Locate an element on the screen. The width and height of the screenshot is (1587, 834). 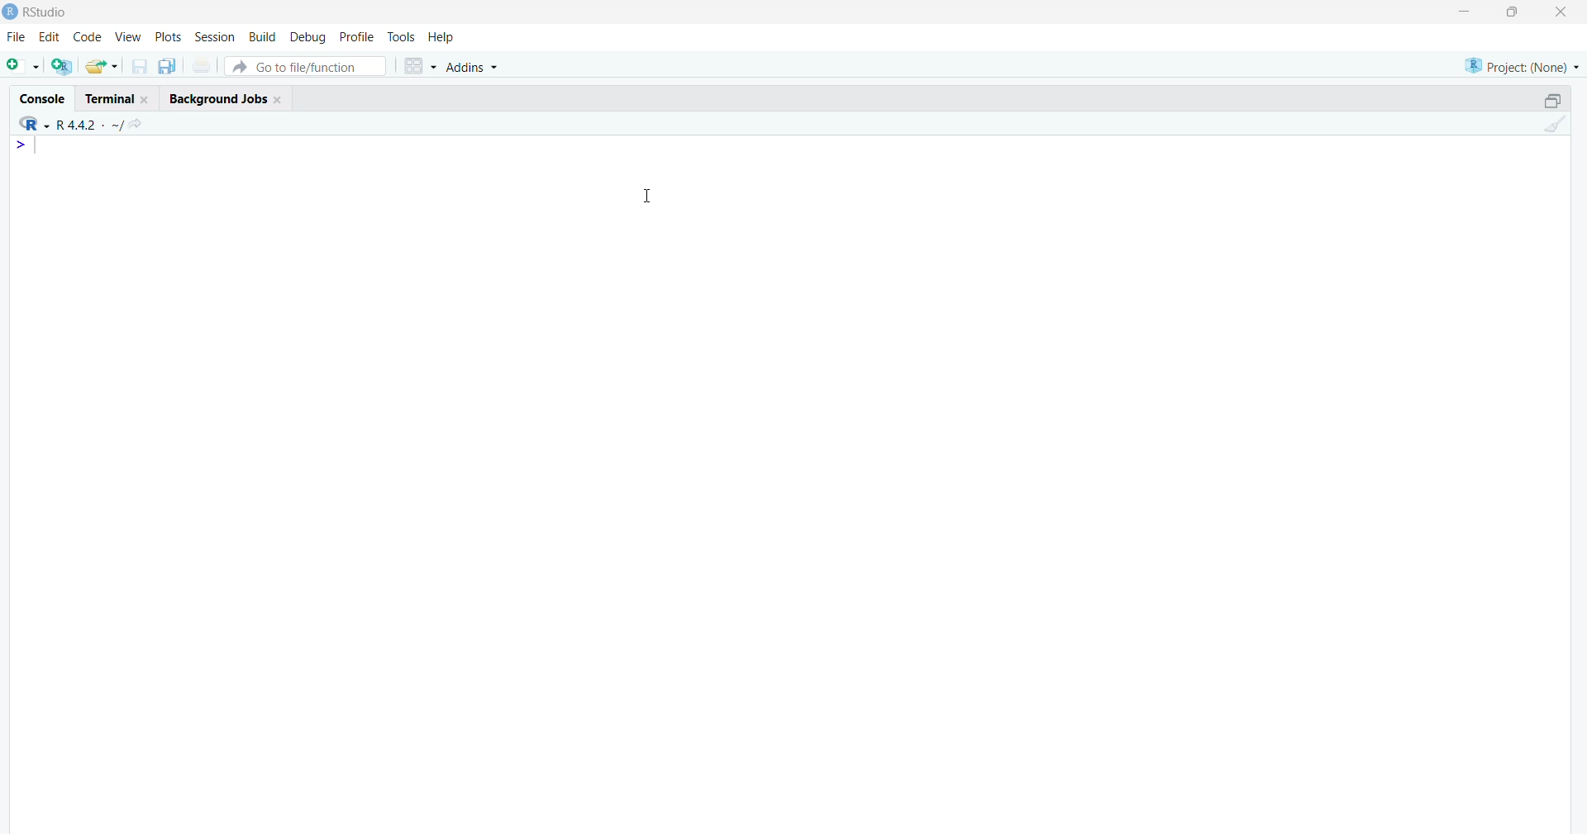
Go to file/function is located at coordinates (309, 66).